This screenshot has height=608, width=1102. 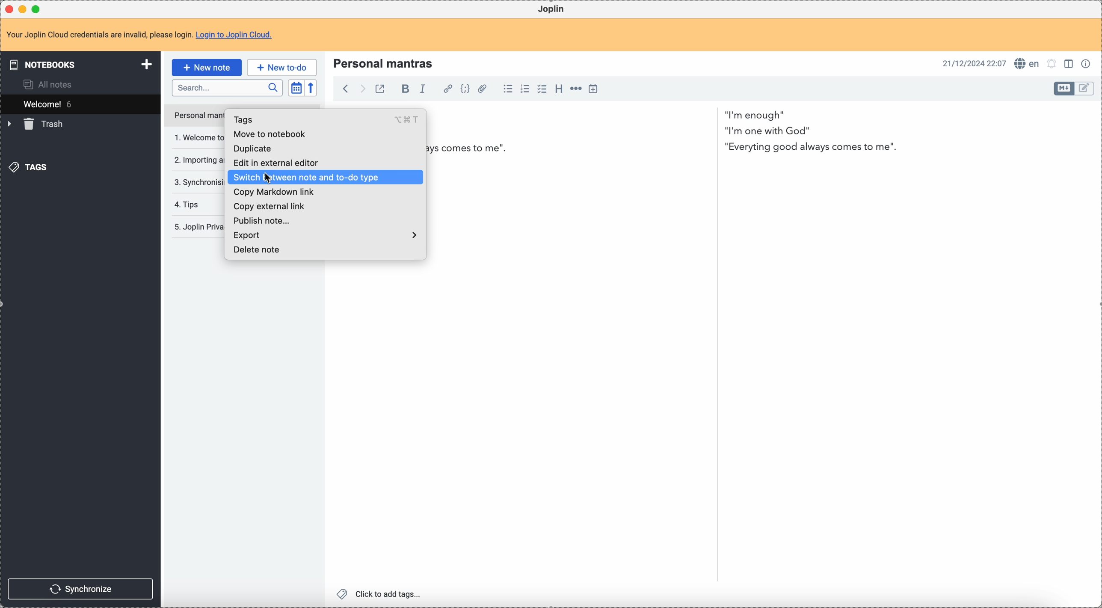 I want to click on all notes, so click(x=47, y=84).